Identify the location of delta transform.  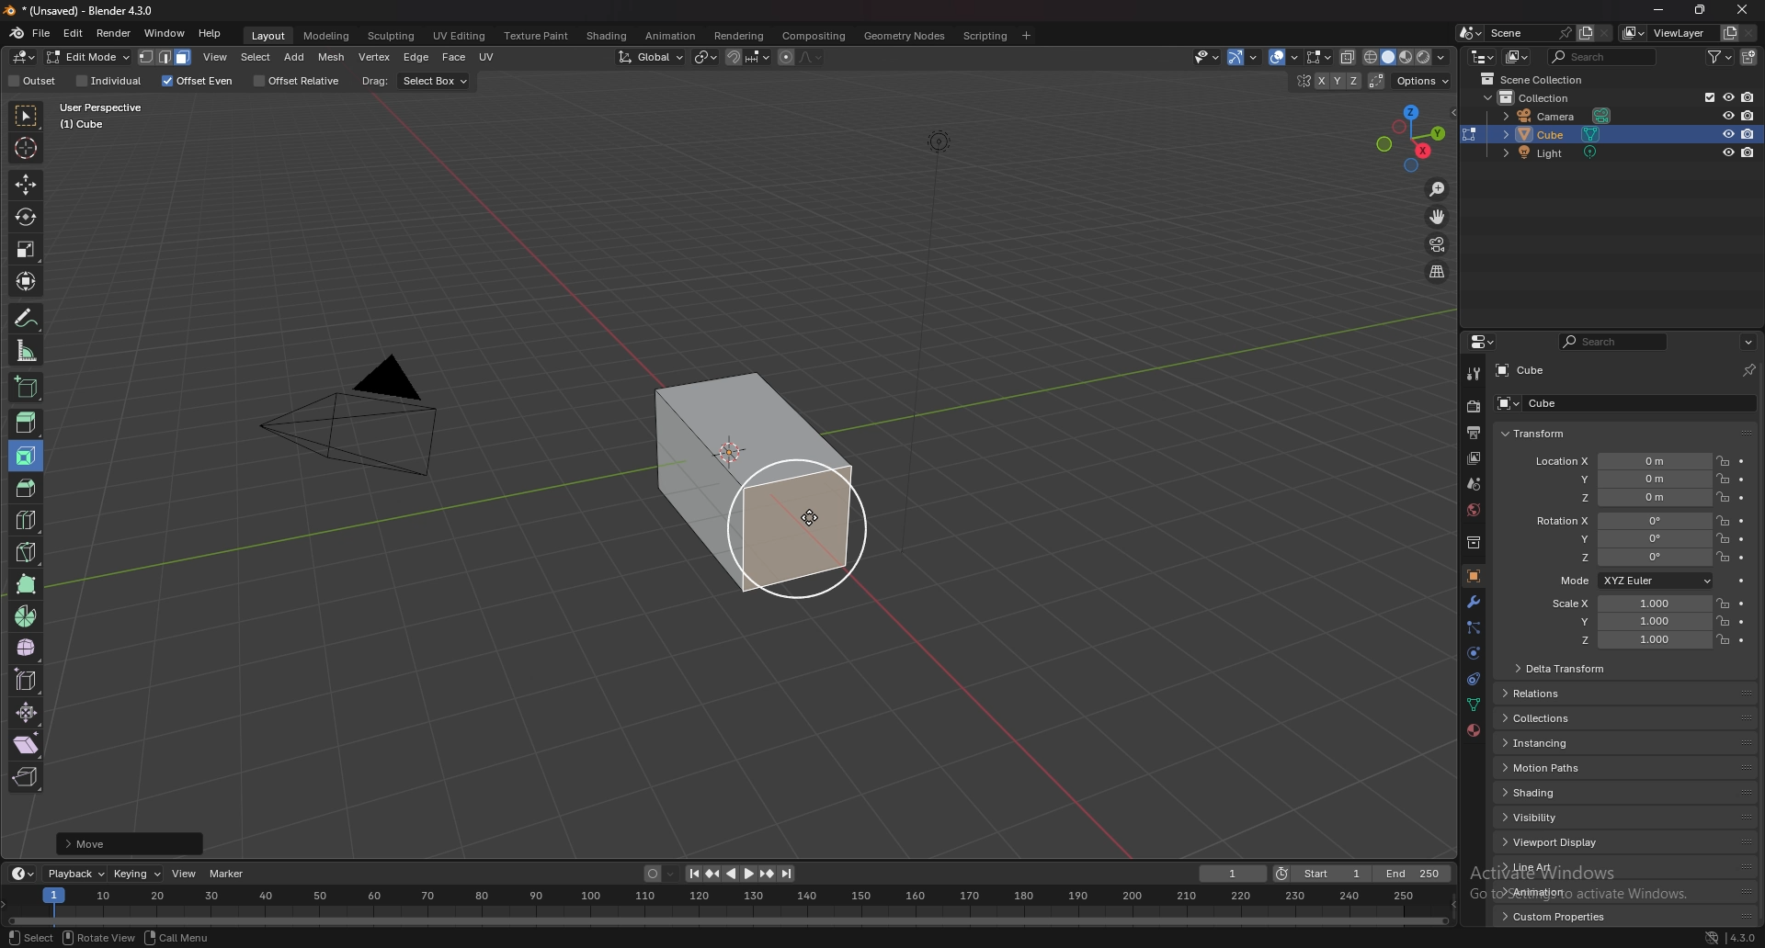
(1563, 667).